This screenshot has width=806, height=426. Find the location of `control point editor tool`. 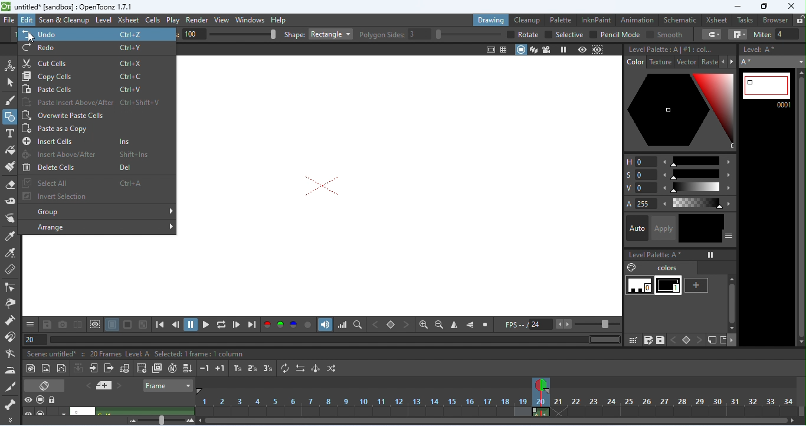

control point editor tool is located at coordinates (11, 287).